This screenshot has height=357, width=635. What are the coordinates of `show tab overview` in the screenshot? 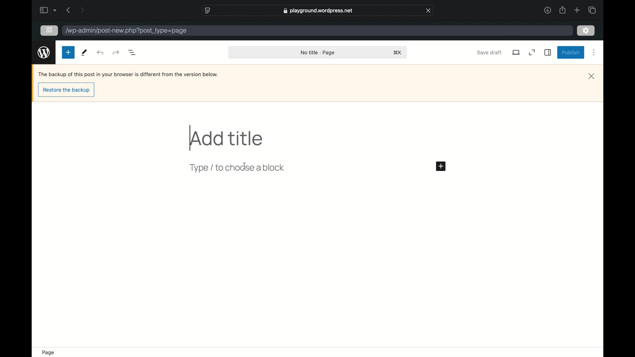 It's located at (593, 10).